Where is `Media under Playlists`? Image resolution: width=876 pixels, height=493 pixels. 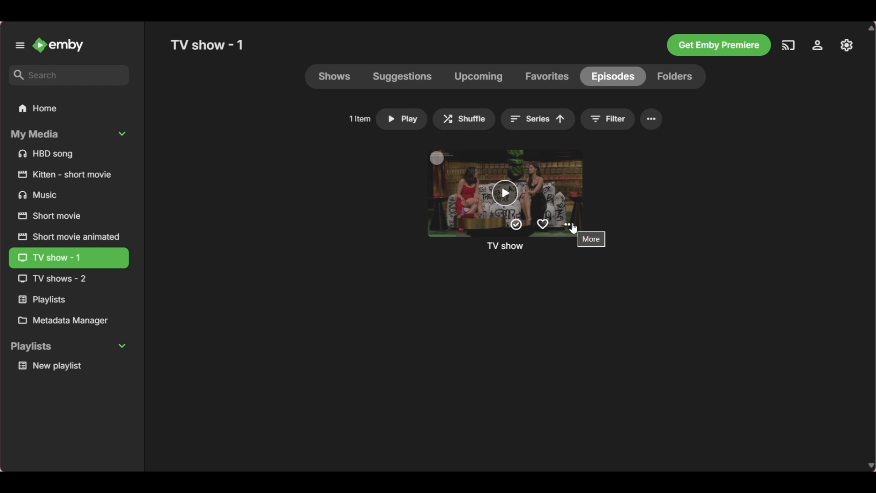 Media under Playlists is located at coordinates (69, 366).